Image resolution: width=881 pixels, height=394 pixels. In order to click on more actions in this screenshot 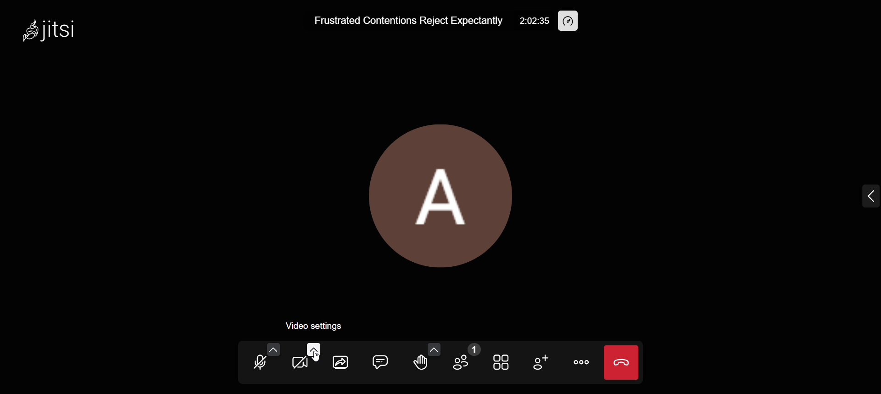, I will do `click(578, 361)`.